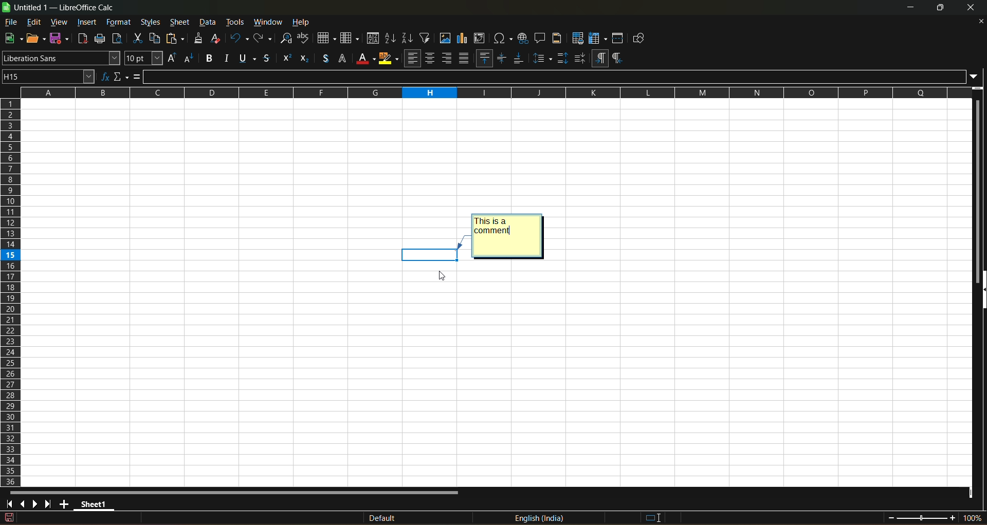 The height and width of the screenshot is (525, 987). What do you see at coordinates (502, 38) in the screenshot?
I see `insert special characters` at bounding box center [502, 38].